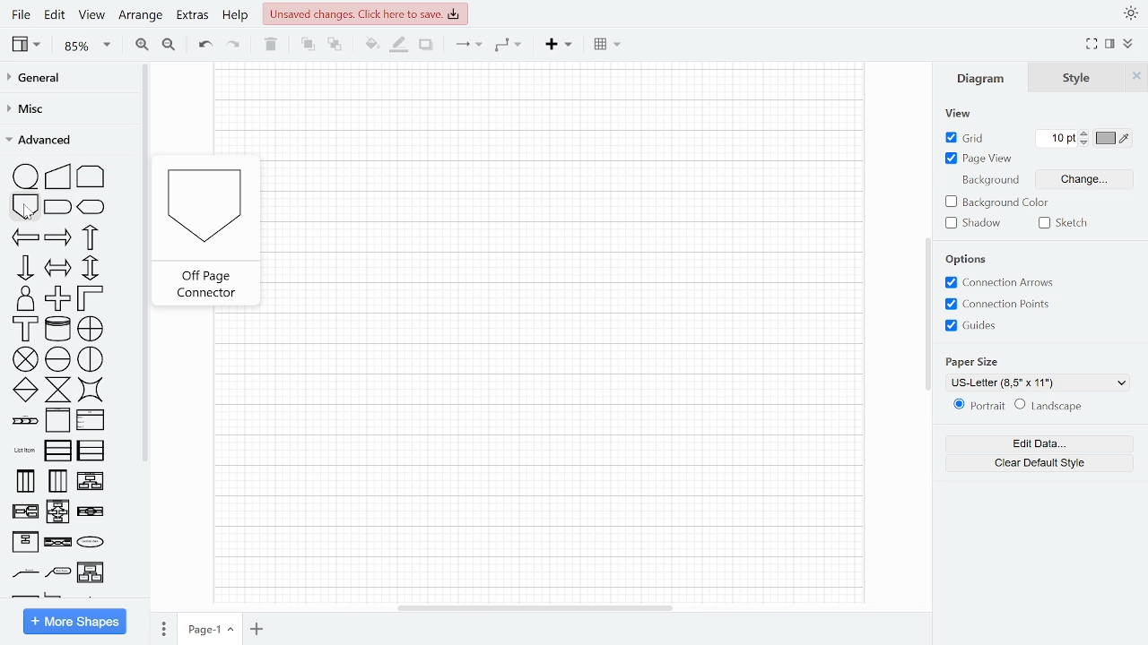 Image resolution: width=1148 pixels, height=645 pixels. What do you see at coordinates (58, 359) in the screenshot?
I see `ellipse with horizontal connector` at bounding box center [58, 359].